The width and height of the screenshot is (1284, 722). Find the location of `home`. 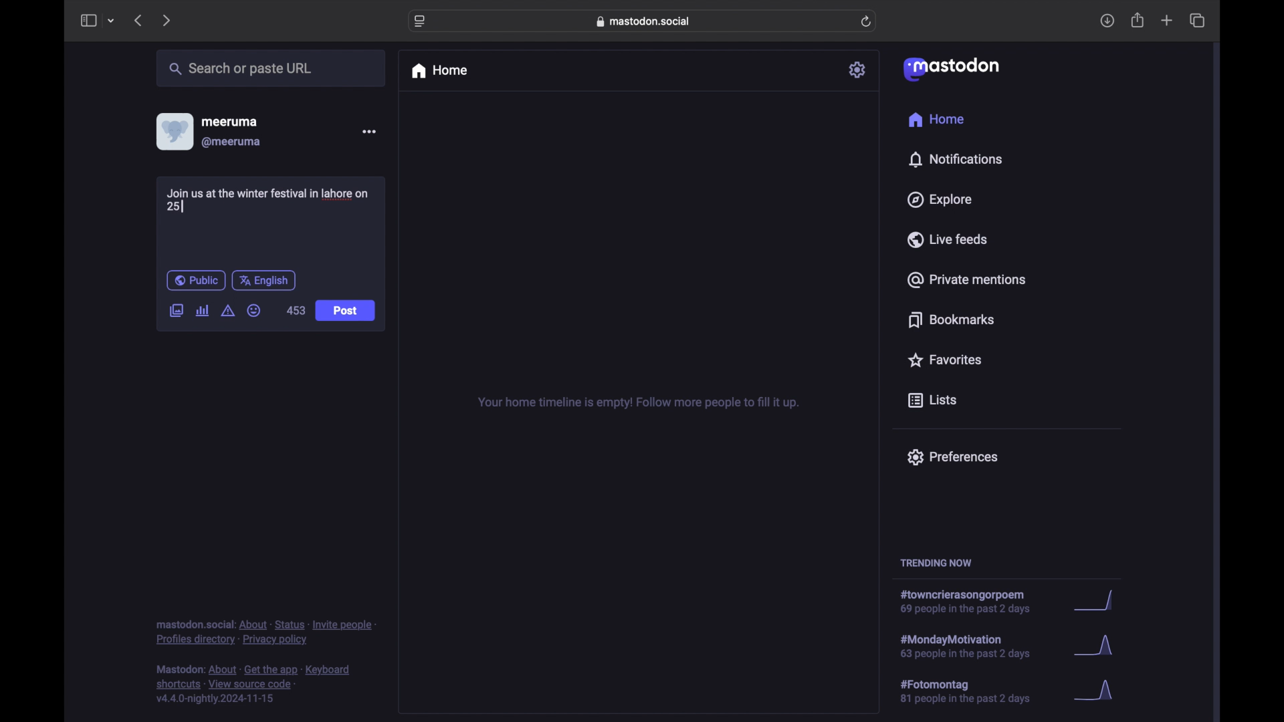

home is located at coordinates (439, 71).